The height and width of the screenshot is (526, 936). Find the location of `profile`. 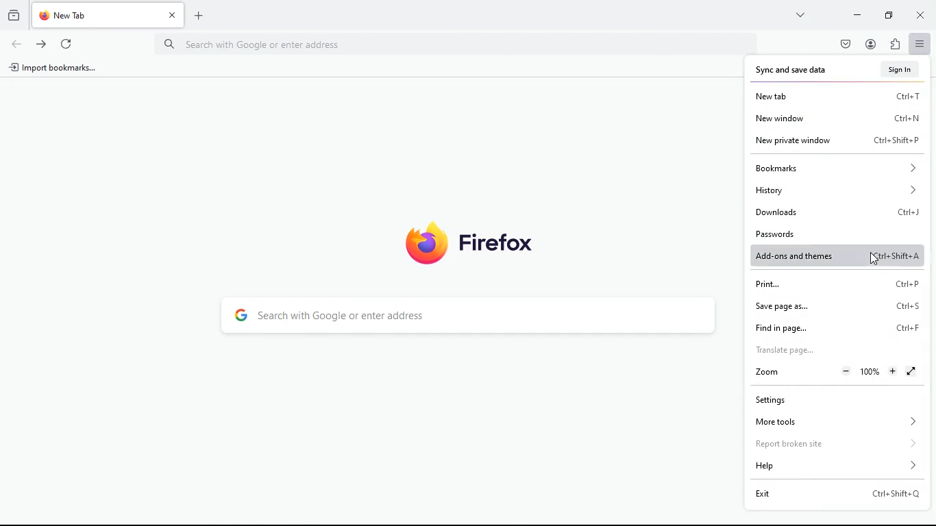

profile is located at coordinates (869, 45).